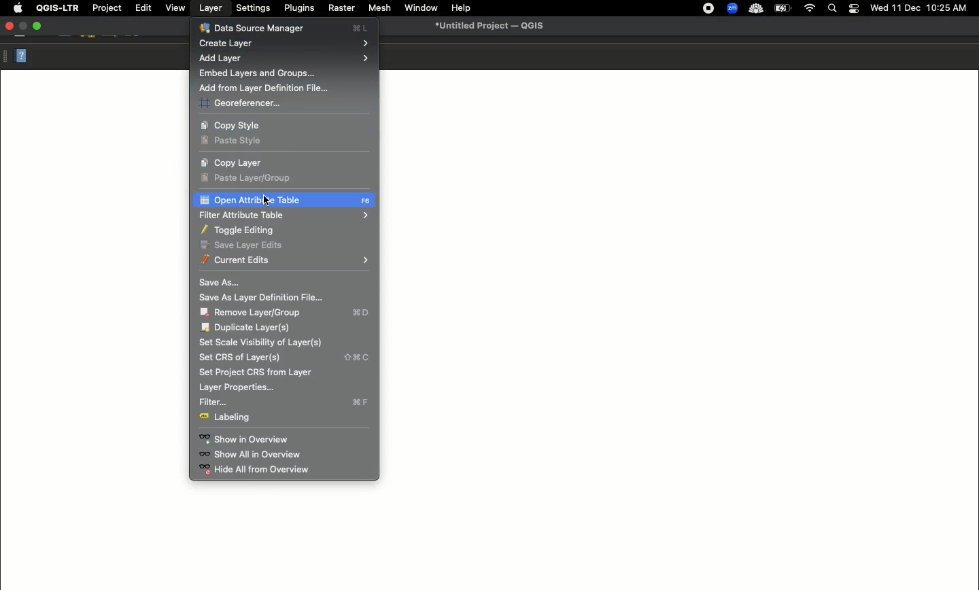  Describe the element at coordinates (853, 7) in the screenshot. I see `Notification` at that location.